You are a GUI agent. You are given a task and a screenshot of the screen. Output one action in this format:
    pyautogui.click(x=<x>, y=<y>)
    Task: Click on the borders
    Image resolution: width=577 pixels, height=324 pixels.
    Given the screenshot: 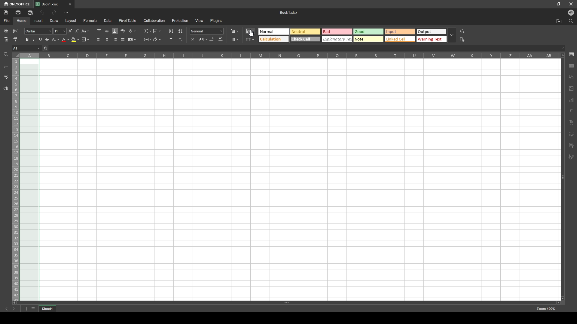 What is the action you would take?
    pyautogui.click(x=85, y=39)
    